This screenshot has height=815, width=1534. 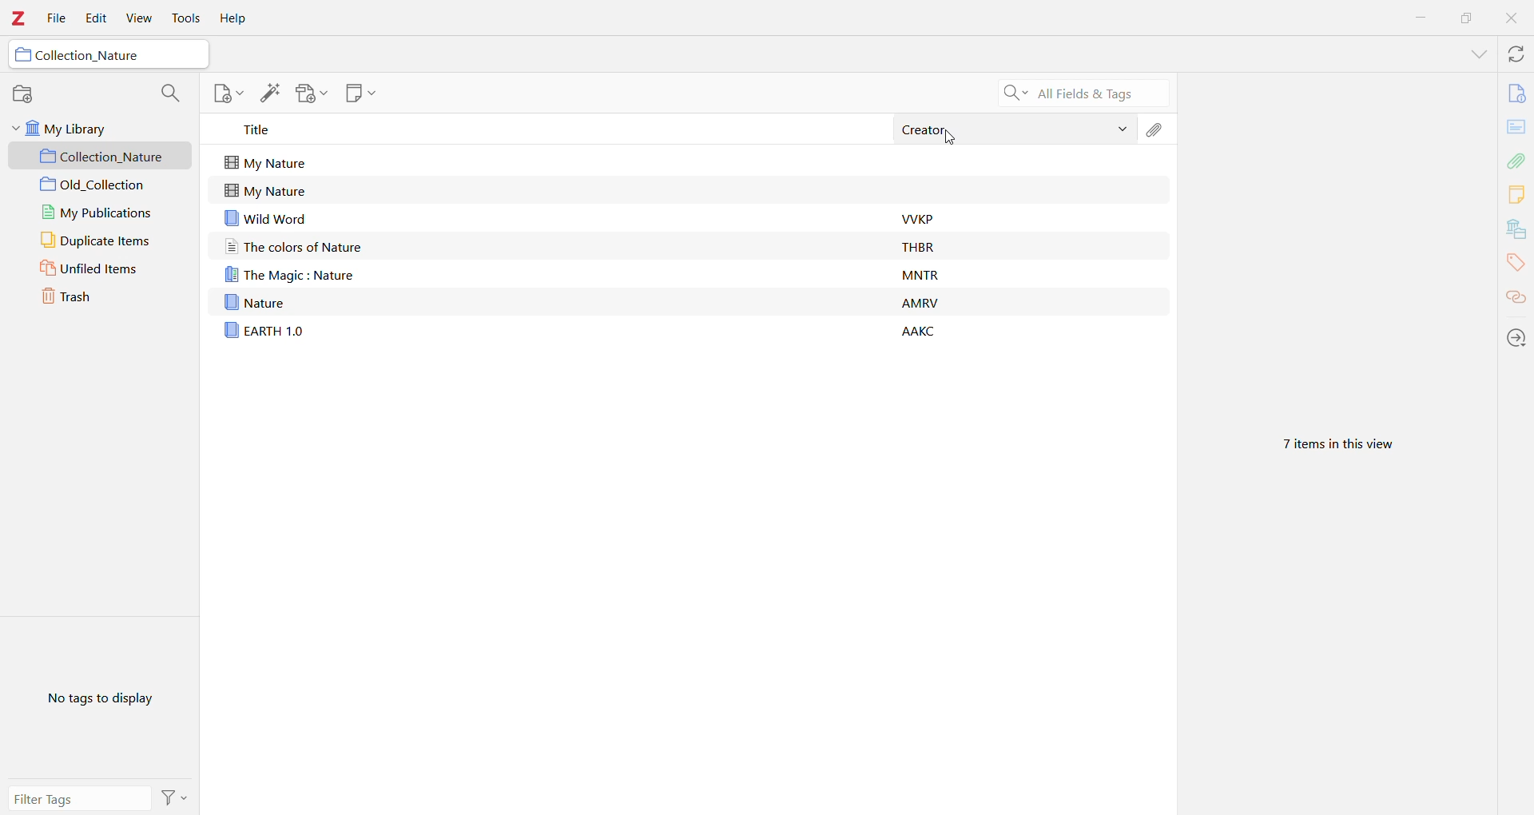 What do you see at coordinates (106, 297) in the screenshot?
I see `Trash` at bounding box center [106, 297].